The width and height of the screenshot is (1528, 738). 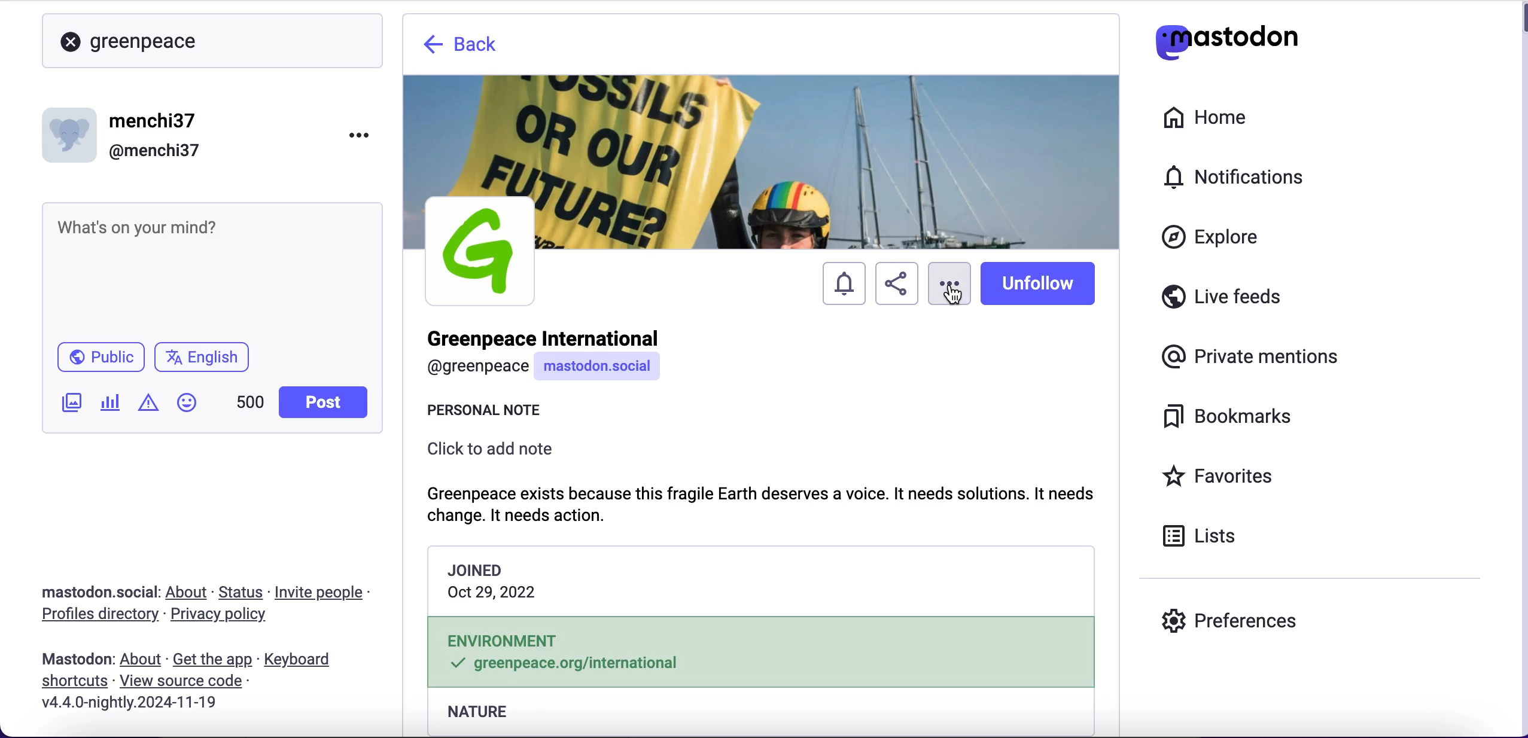 What do you see at coordinates (93, 616) in the screenshot?
I see `profiles directory` at bounding box center [93, 616].